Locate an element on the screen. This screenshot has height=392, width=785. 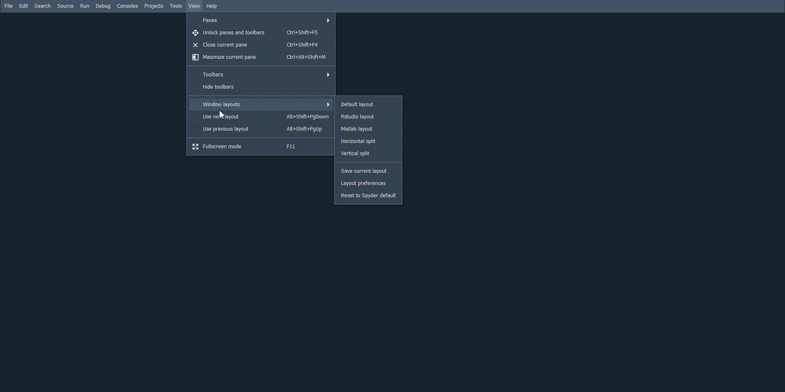
File is located at coordinates (8, 6).